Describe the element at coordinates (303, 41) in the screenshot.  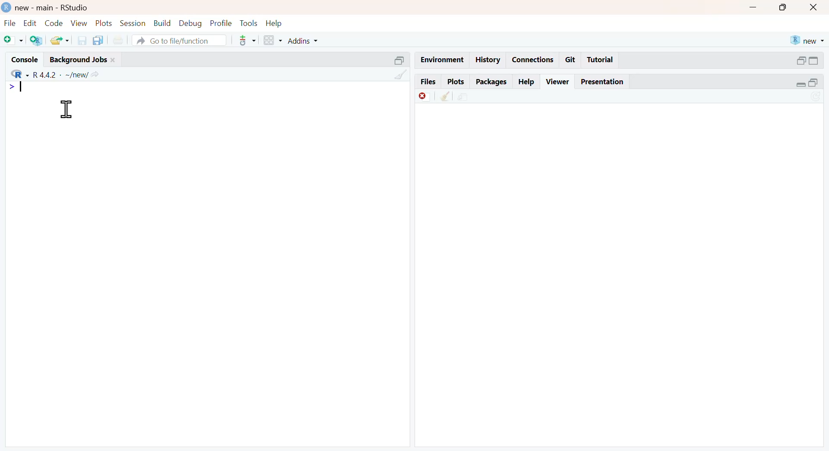
I see `addins` at that location.